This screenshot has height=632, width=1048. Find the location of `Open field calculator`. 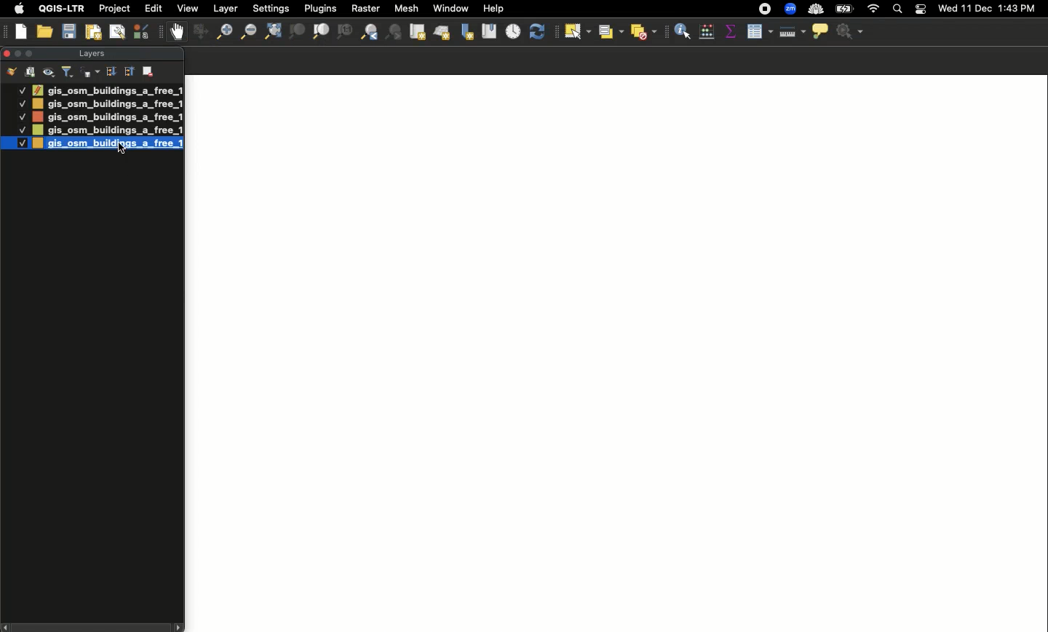

Open field calculator is located at coordinates (707, 31).